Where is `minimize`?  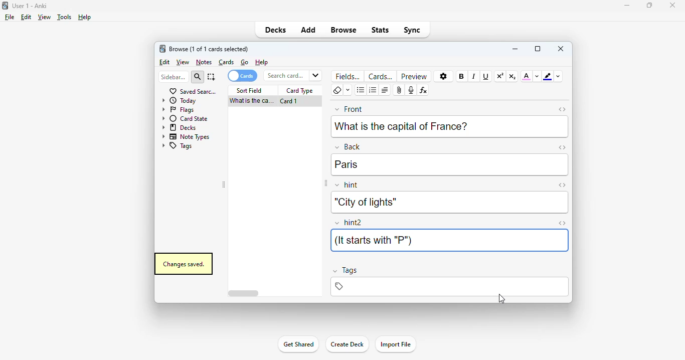
minimize is located at coordinates (627, 5).